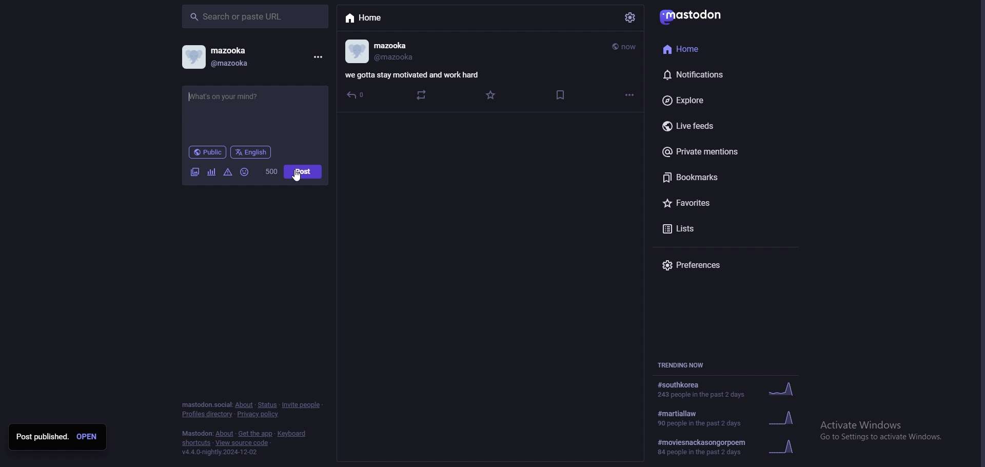 This screenshot has width=985, height=467. I want to click on explore, so click(706, 100).